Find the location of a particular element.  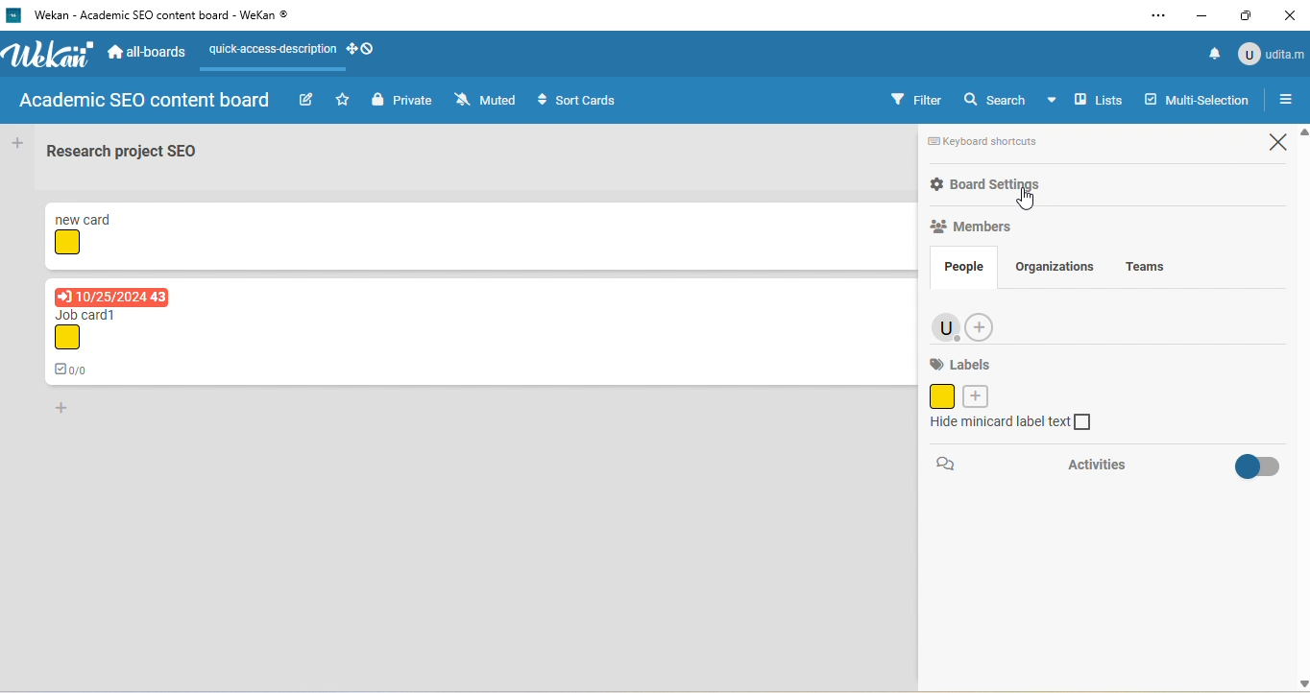

yellow shape is located at coordinates (69, 244).